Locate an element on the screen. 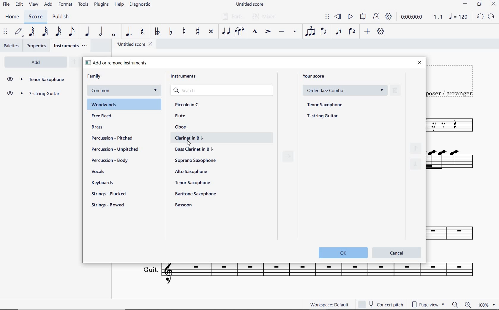 The width and height of the screenshot is (499, 310). soprano saxophone is located at coordinates (196, 161).